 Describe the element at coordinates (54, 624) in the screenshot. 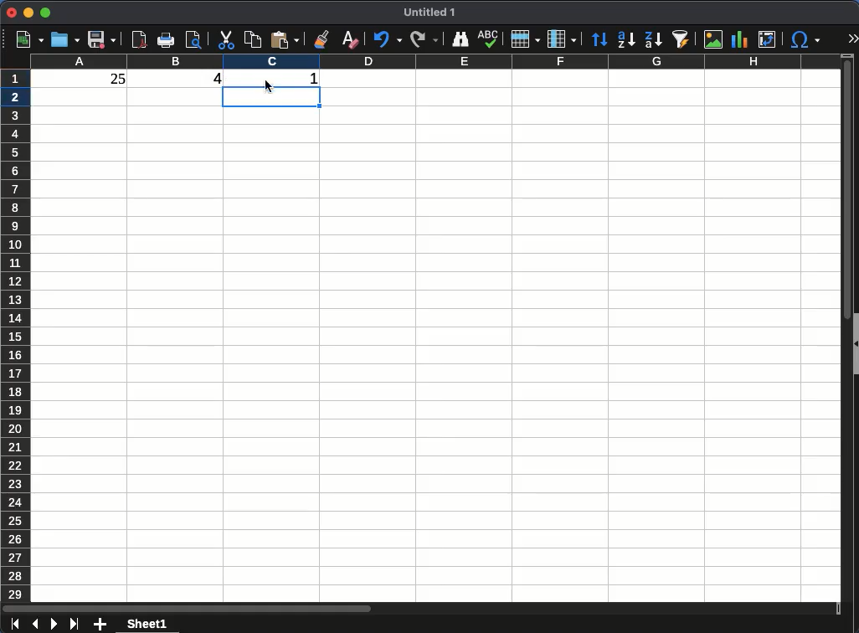

I see `next sheet` at that location.